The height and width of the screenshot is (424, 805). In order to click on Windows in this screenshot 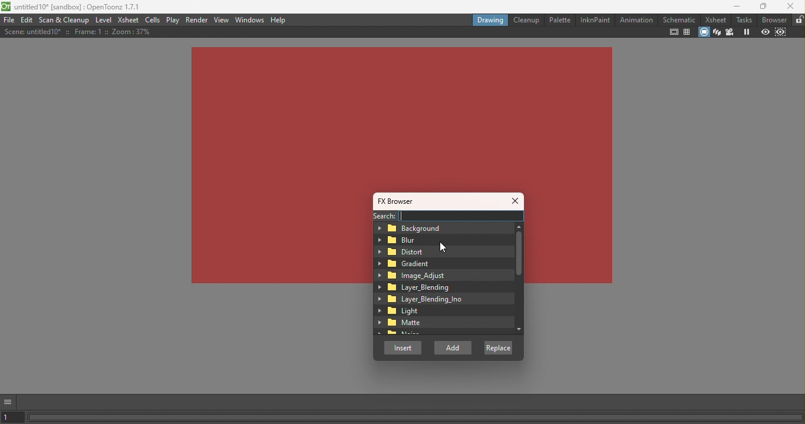, I will do `click(251, 19)`.